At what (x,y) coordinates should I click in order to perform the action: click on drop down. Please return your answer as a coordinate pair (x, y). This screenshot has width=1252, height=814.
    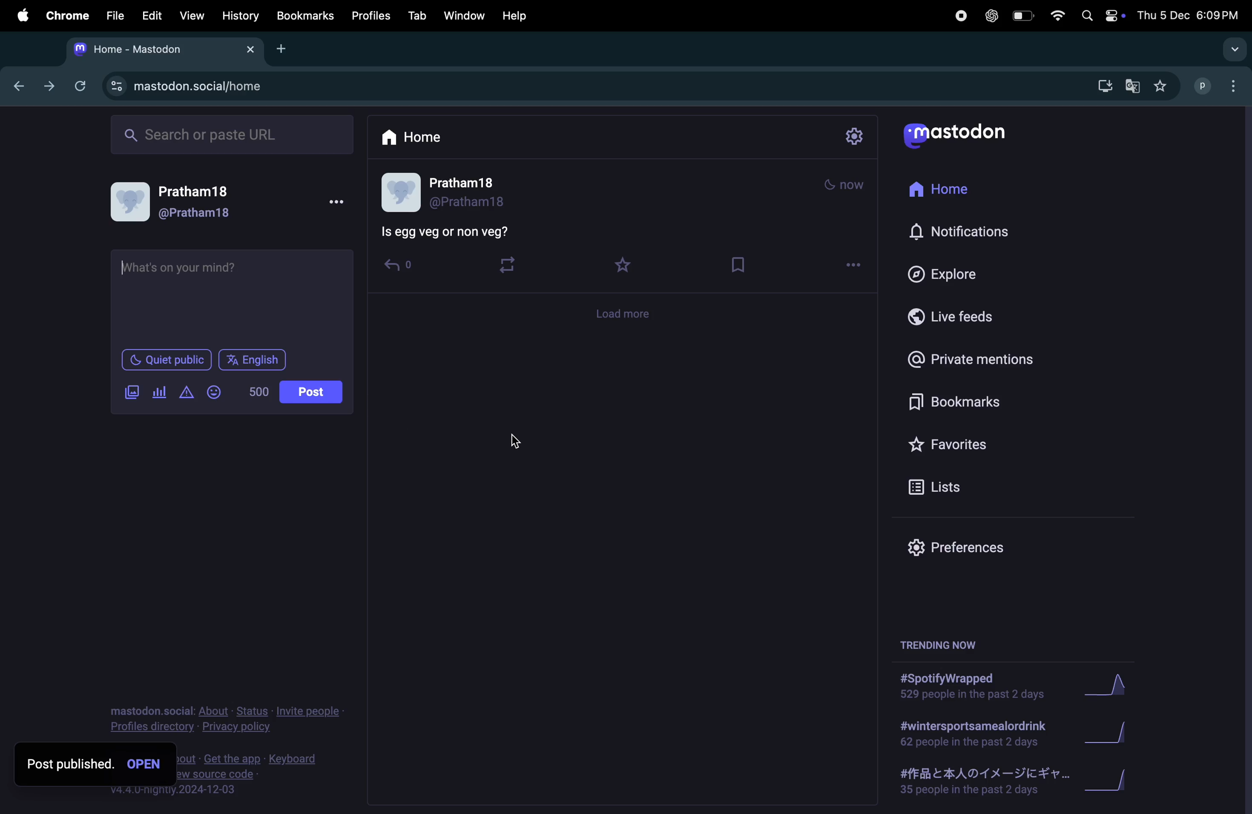
    Looking at the image, I should click on (1234, 49).